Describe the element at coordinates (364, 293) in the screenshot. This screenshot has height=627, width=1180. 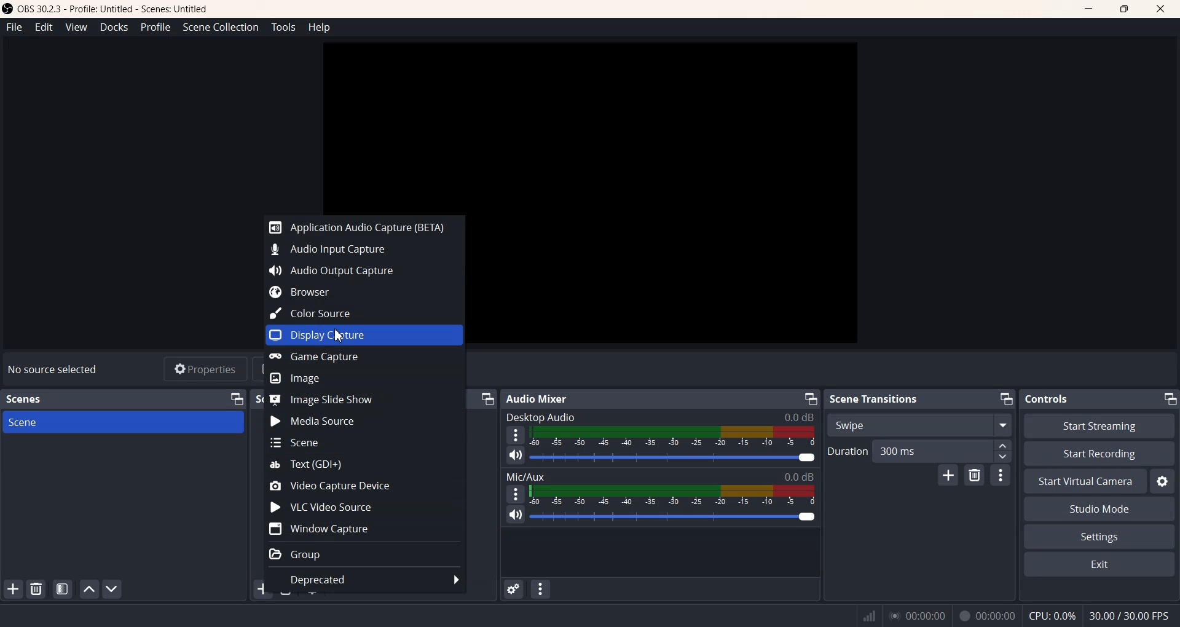
I see `Browser` at that location.